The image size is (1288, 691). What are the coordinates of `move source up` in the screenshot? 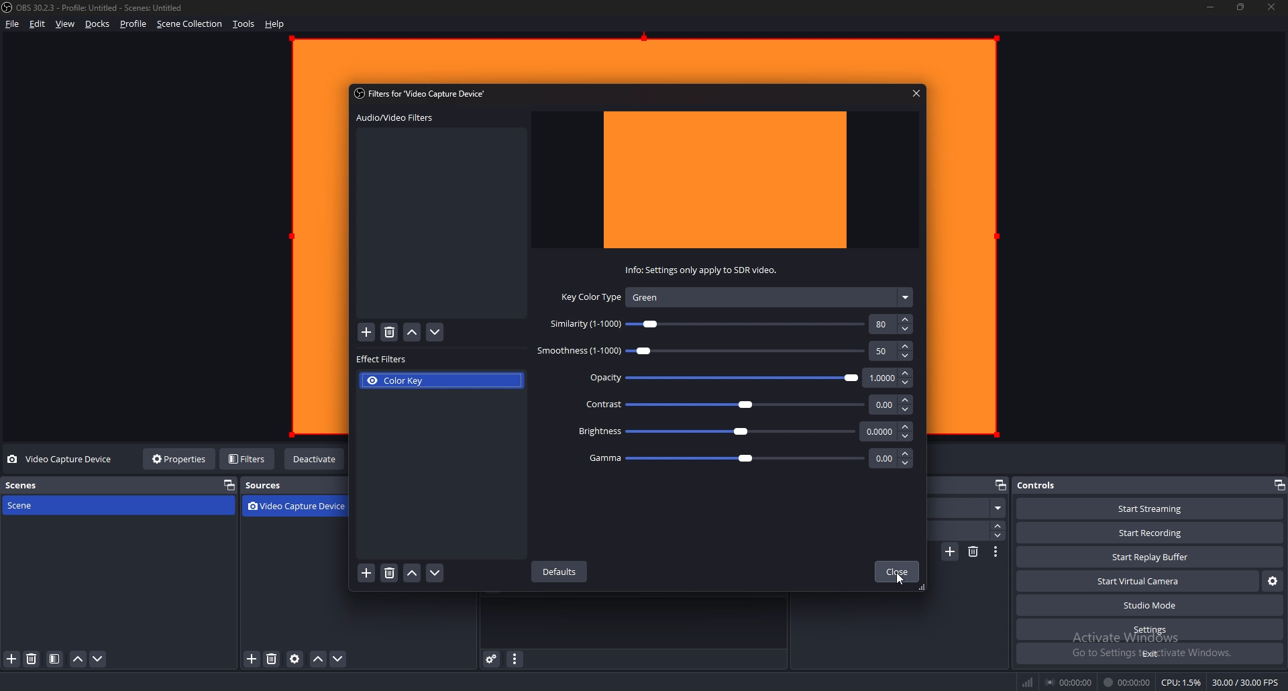 It's located at (318, 660).